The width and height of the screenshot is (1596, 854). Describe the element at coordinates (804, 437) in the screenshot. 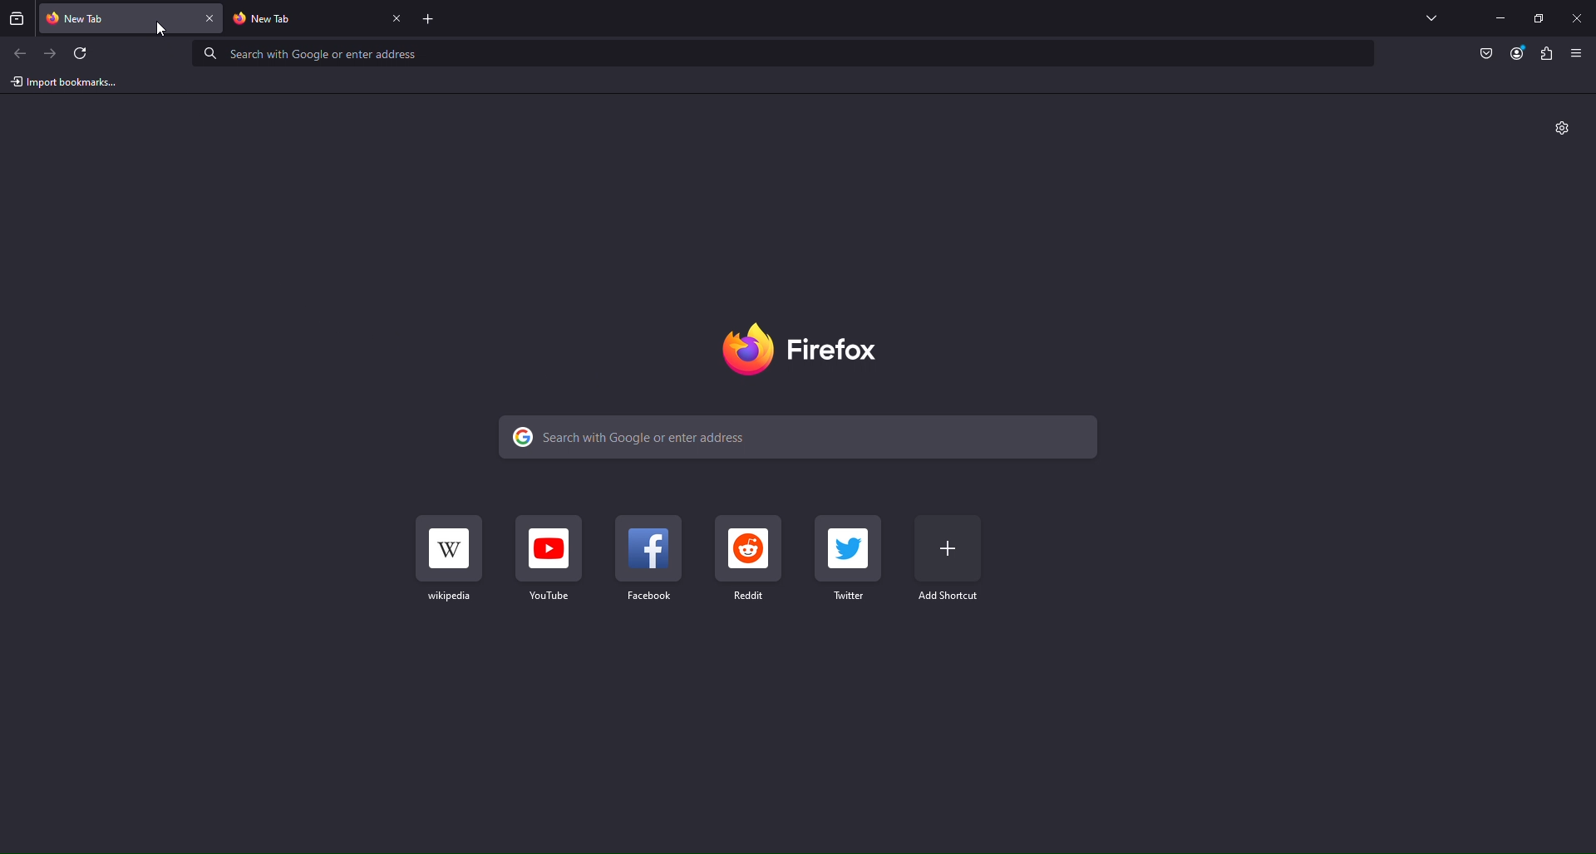

I see `Search Bar` at that location.